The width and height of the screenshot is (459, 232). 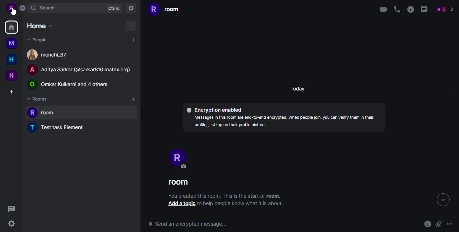 What do you see at coordinates (424, 10) in the screenshot?
I see `threads` at bounding box center [424, 10].